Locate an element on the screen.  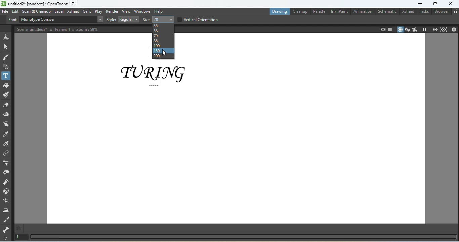
Browser is located at coordinates (440, 12).